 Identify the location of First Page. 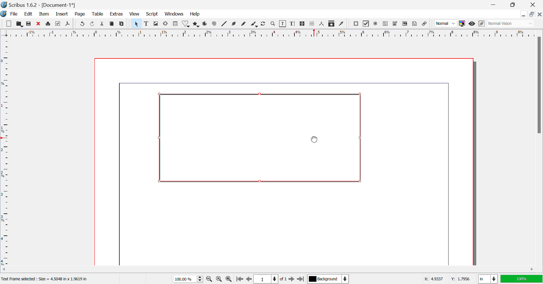
(239, 279).